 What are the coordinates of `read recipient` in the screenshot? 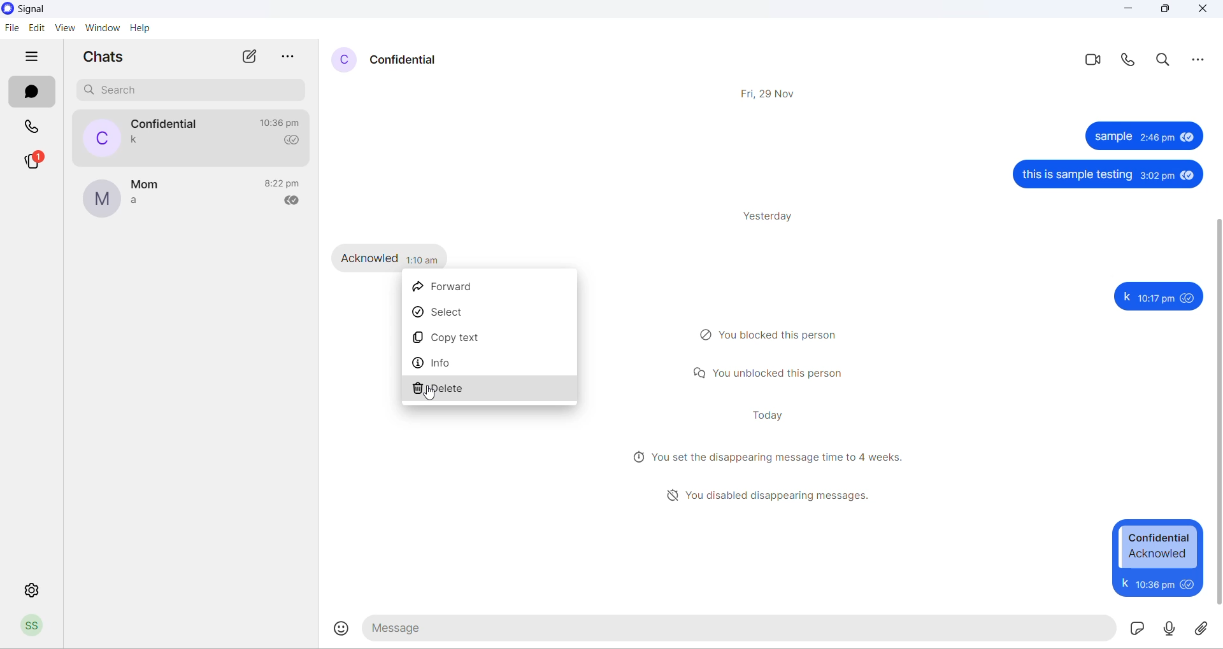 It's located at (295, 141).